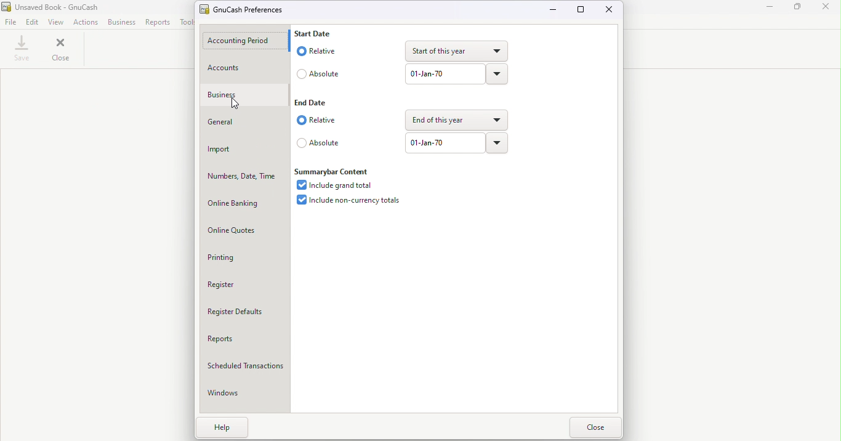 This screenshot has height=441, width=841. I want to click on File name, so click(55, 7).